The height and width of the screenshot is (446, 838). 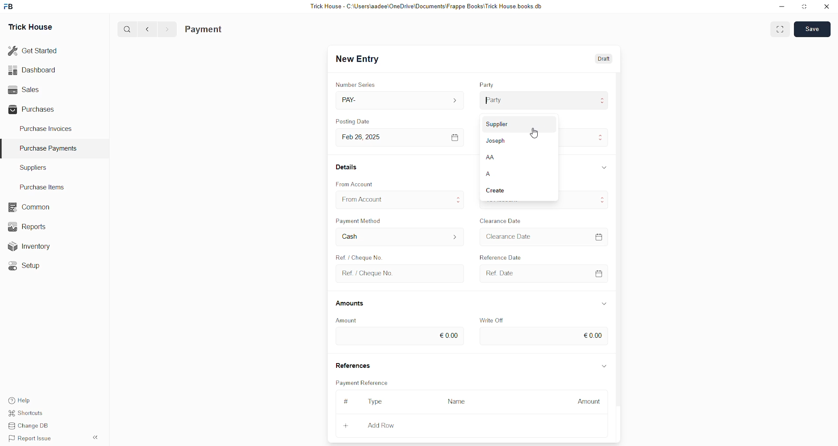 I want to click on Help, so click(x=19, y=401).